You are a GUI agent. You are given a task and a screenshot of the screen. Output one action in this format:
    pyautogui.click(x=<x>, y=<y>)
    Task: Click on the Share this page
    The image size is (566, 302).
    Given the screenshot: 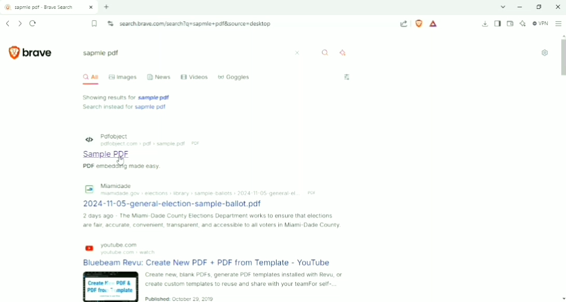 What is the action you would take?
    pyautogui.click(x=404, y=24)
    